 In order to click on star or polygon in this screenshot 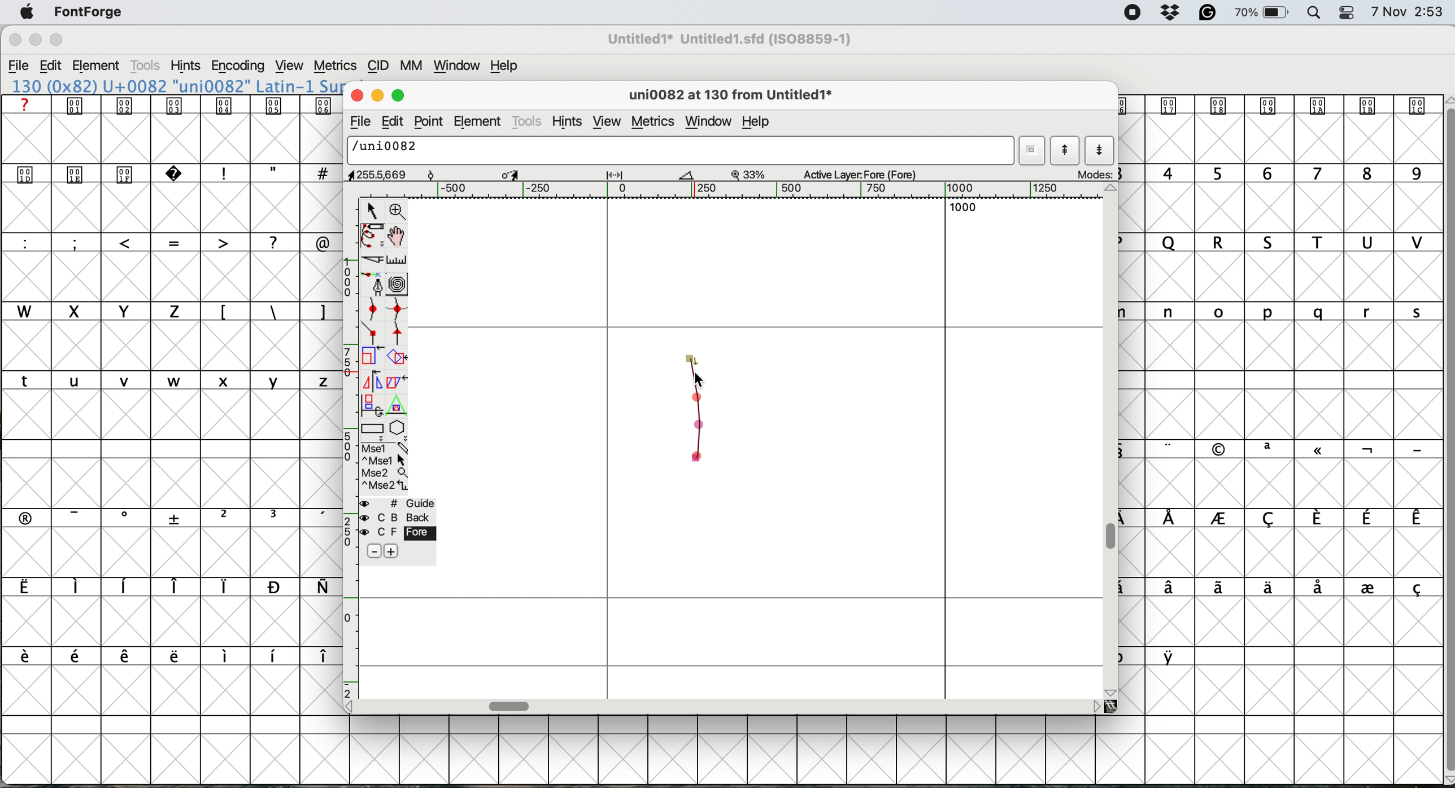, I will do `click(397, 430)`.